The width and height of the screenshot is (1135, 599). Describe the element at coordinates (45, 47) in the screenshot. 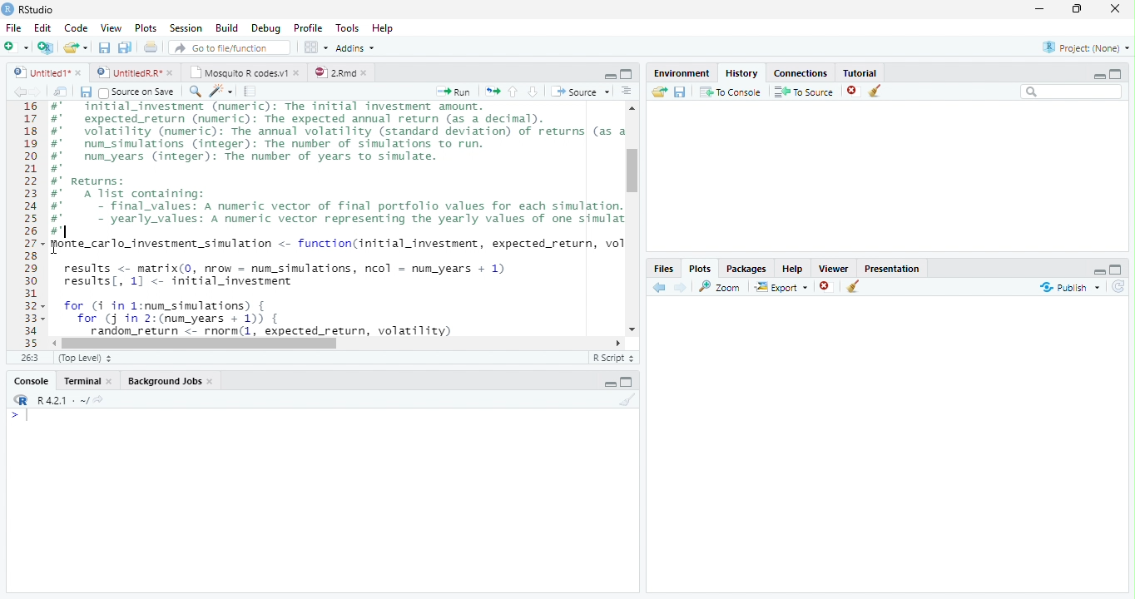

I see `Create project` at that location.